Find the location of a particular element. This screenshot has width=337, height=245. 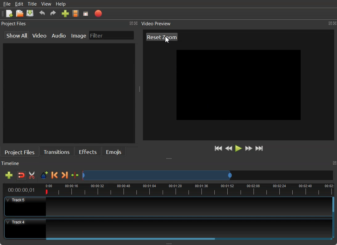

Maximize is located at coordinates (330, 23).